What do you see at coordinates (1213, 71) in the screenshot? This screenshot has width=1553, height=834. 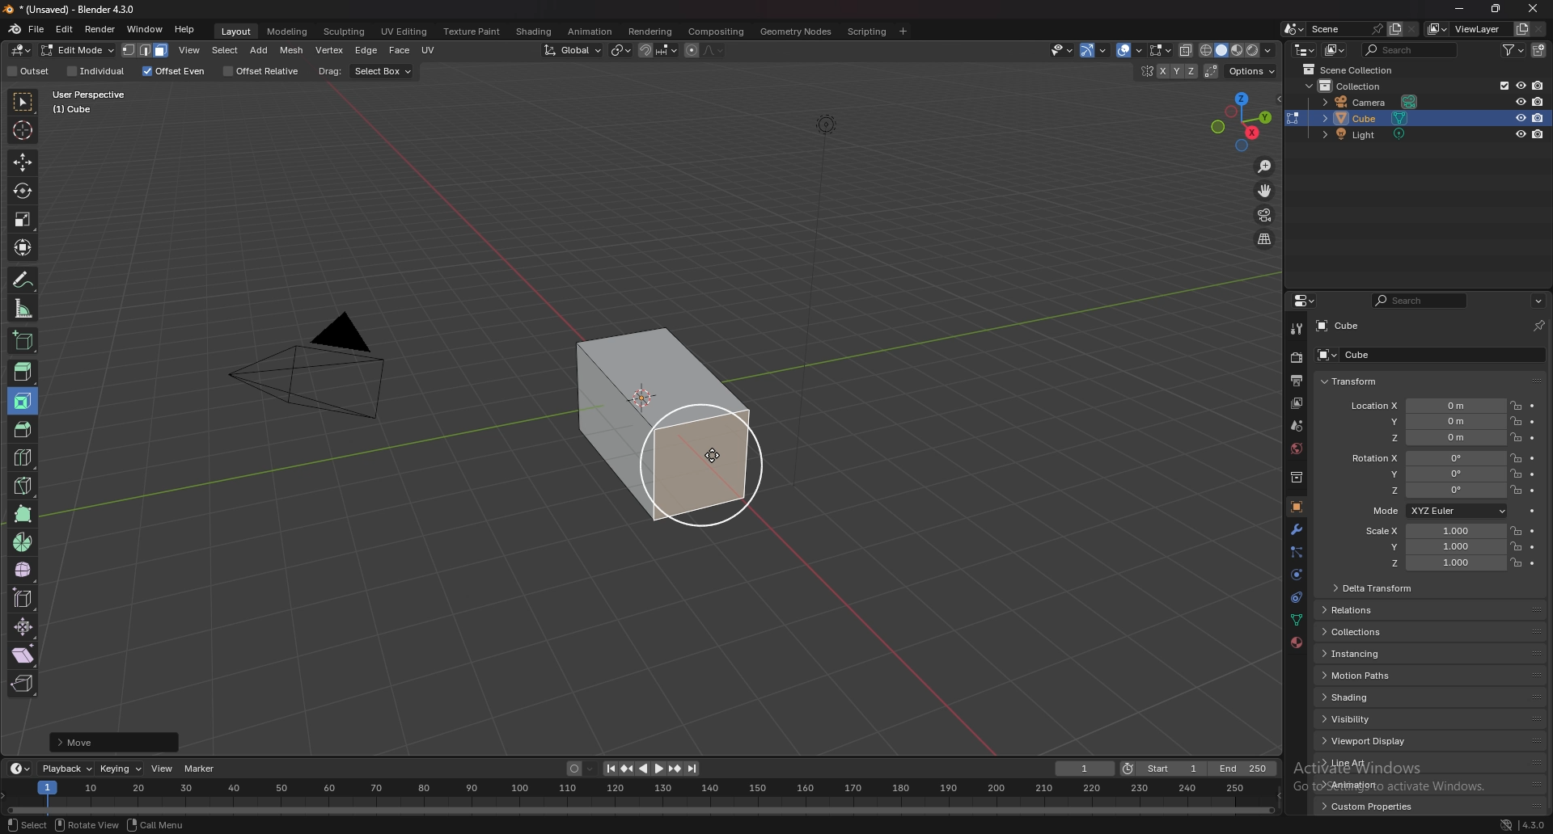 I see `auto merge vertices` at bounding box center [1213, 71].